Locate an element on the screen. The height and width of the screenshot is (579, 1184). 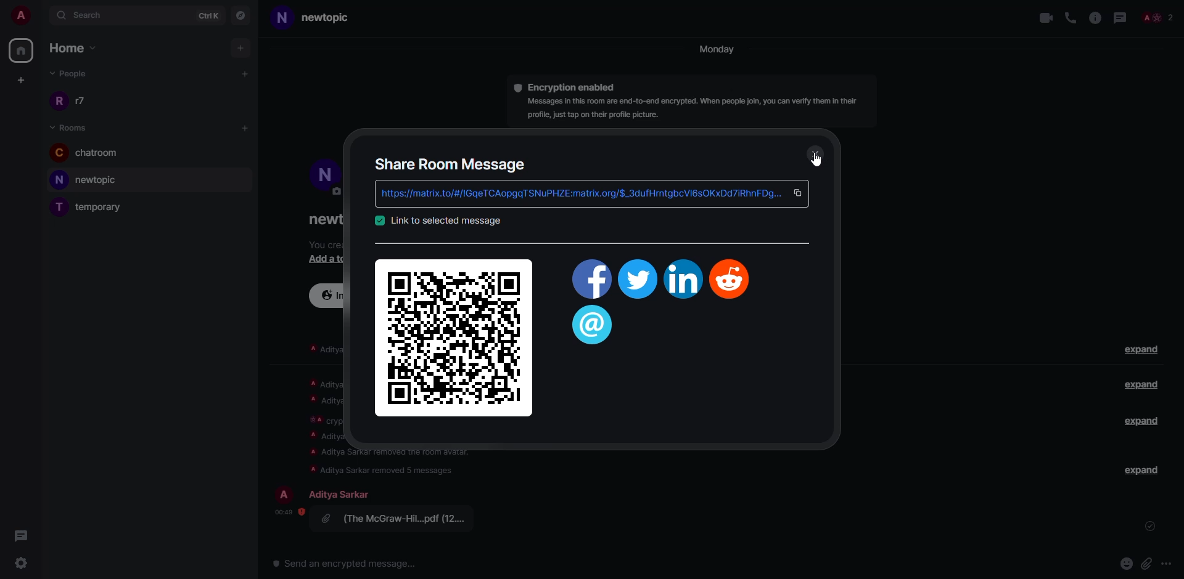
Messages in this room are end-to-end encrypted. When people join, you can verify them In their
profile, just tap on their profile picture. is located at coordinates (690, 109).